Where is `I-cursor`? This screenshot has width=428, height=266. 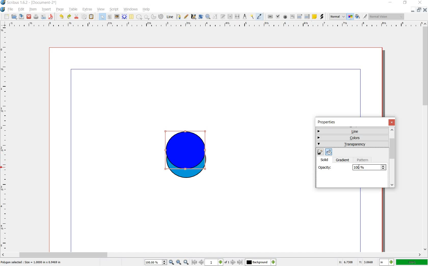
I-cursor is located at coordinates (360, 168).